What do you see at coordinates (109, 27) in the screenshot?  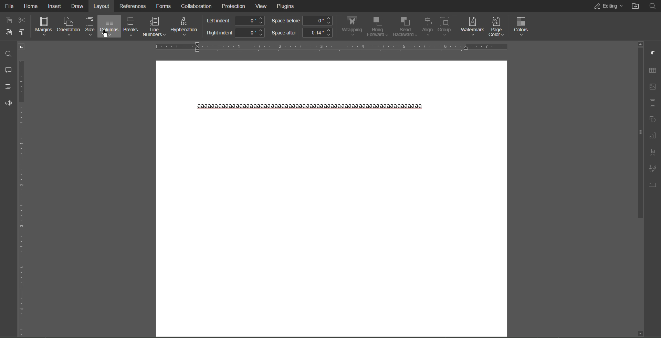 I see `Columns` at bounding box center [109, 27].